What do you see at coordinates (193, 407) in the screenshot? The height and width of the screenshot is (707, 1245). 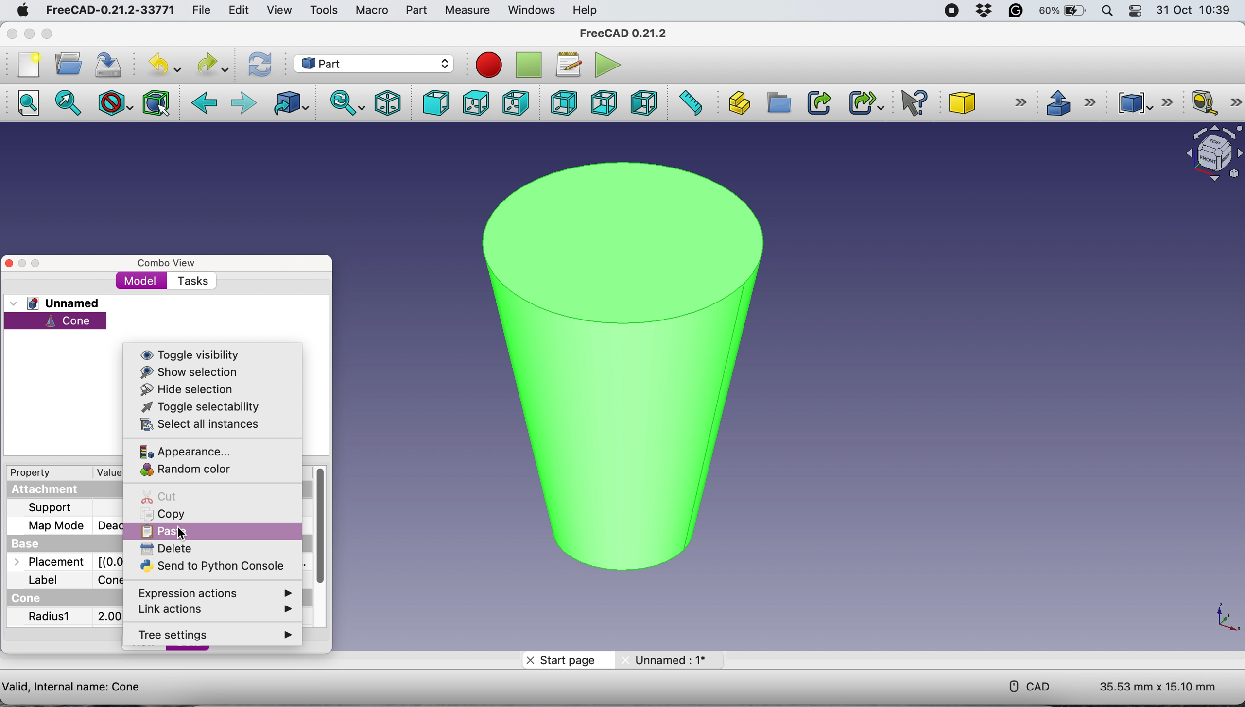 I see `toggle selectability` at bounding box center [193, 407].